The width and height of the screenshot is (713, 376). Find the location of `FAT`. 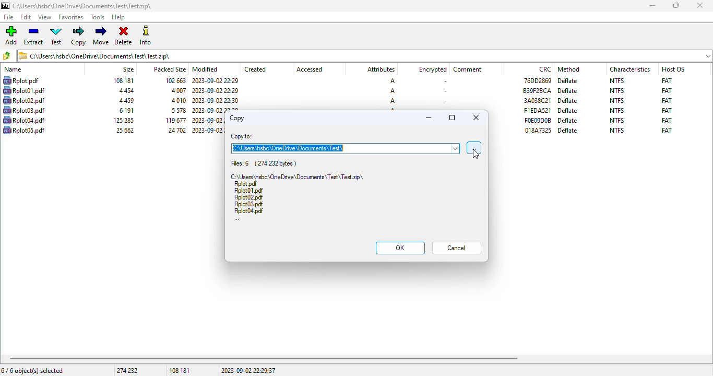

FAT is located at coordinates (667, 130).